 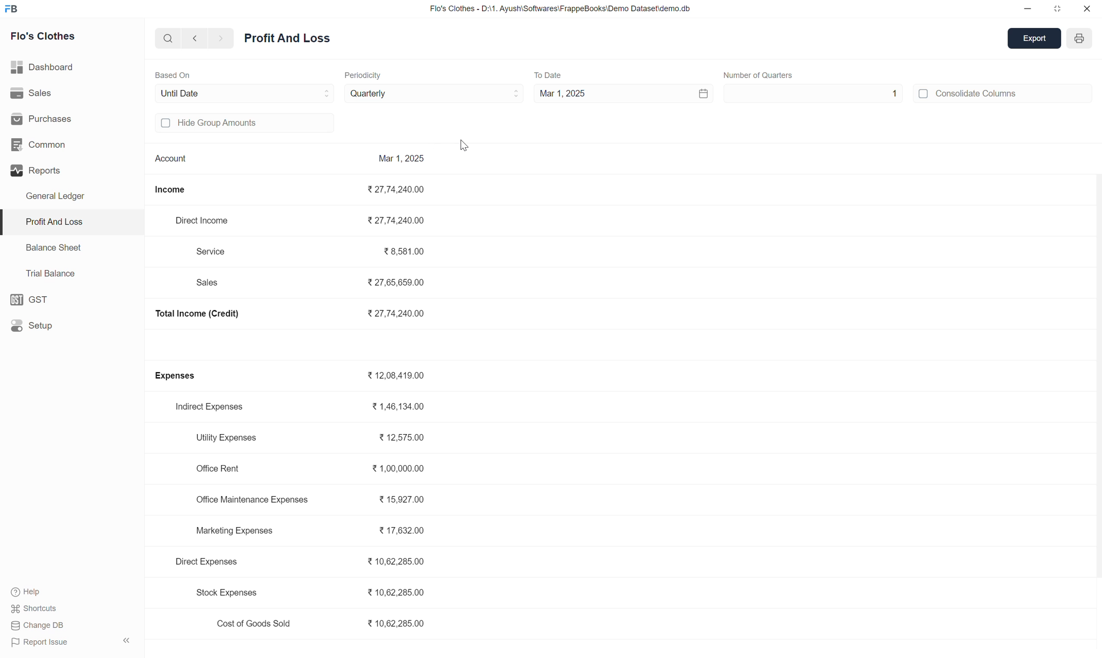 I want to click on Periodicity, so click(x=365, y=76).